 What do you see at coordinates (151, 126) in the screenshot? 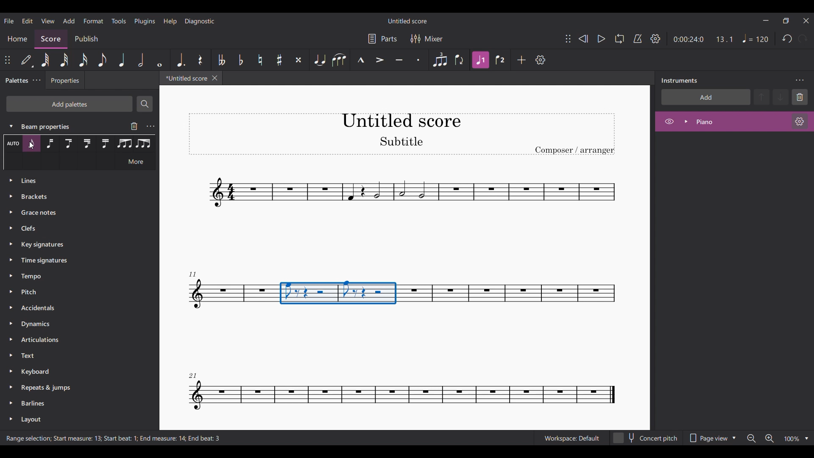
I see `Instrument settings` at bounding box center [151, 126].